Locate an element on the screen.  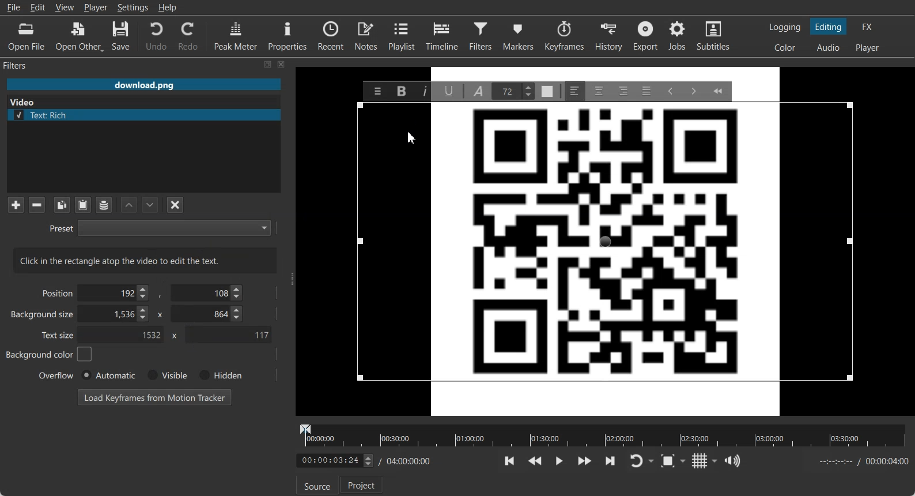
File is located at coordinates (143, 85).